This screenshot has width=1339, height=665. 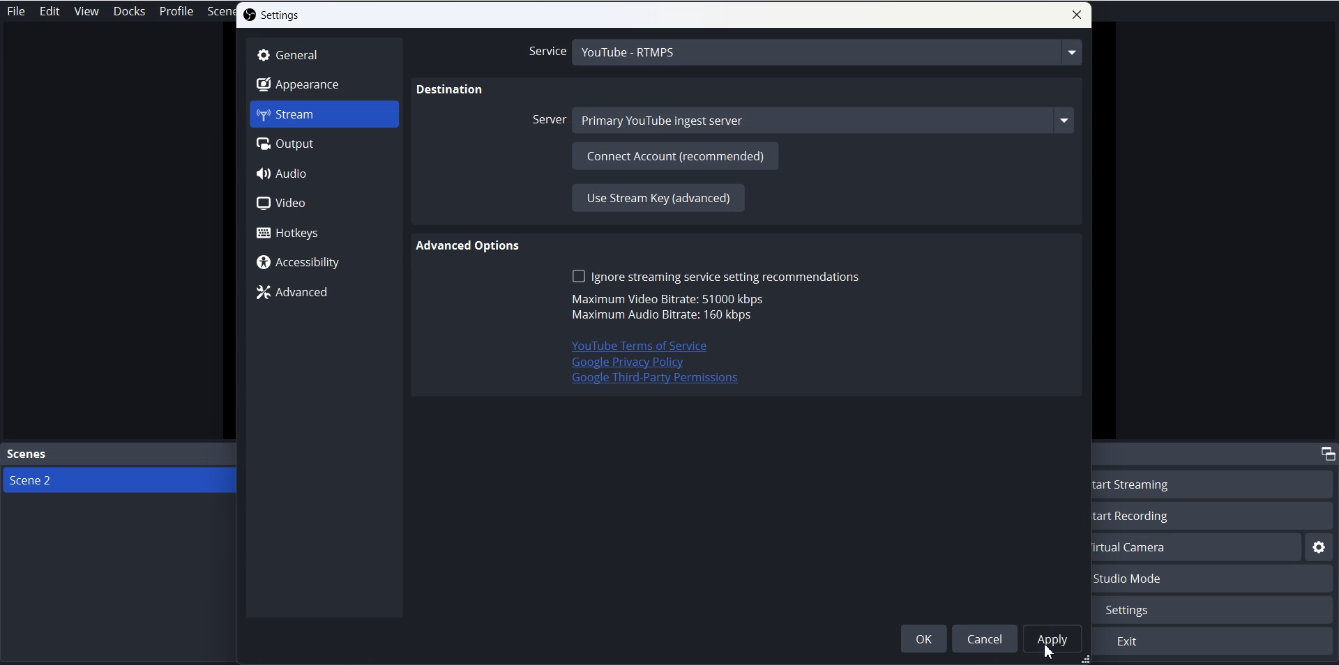 What do you see at coordinates (272, 15) in the screenshot?
I see `Settings` at bounding box center [272, 15].